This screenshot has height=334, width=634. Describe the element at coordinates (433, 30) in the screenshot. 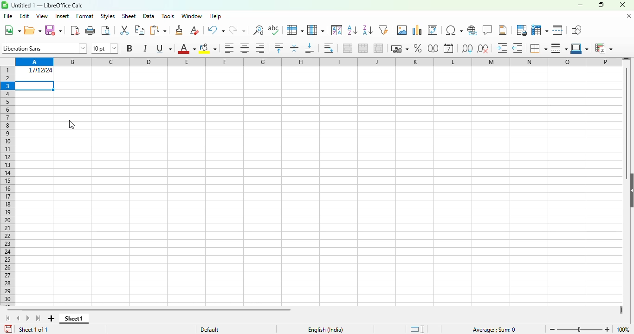

I see `insert or edit pivot table` at that location.